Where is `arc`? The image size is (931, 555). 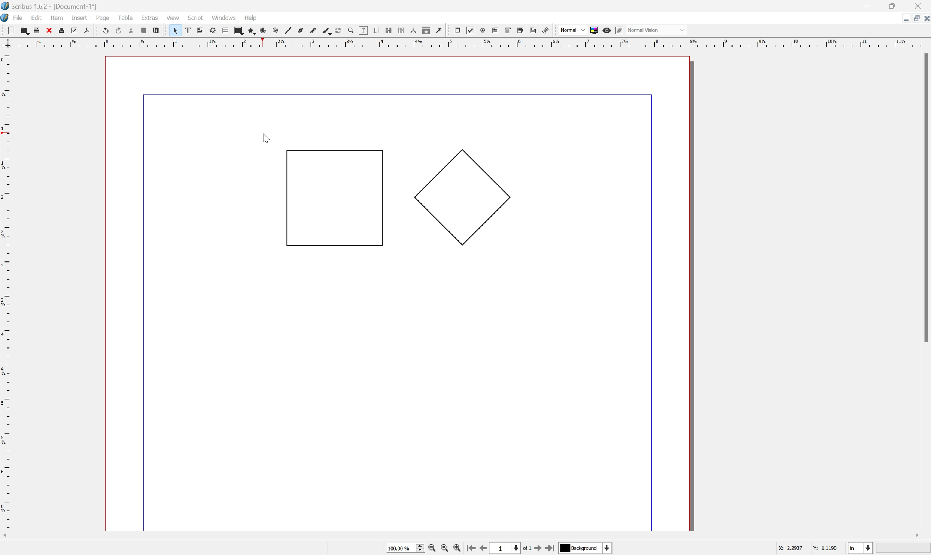 arc is located at coordinates (261, 30).